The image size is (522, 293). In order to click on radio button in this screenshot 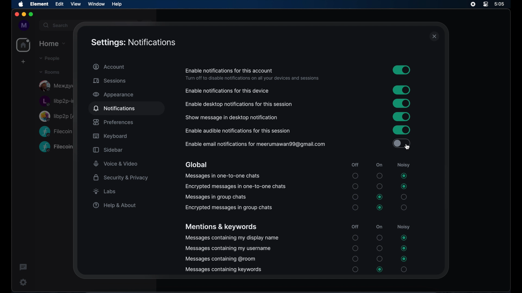, I will do `click(403, 238)`.